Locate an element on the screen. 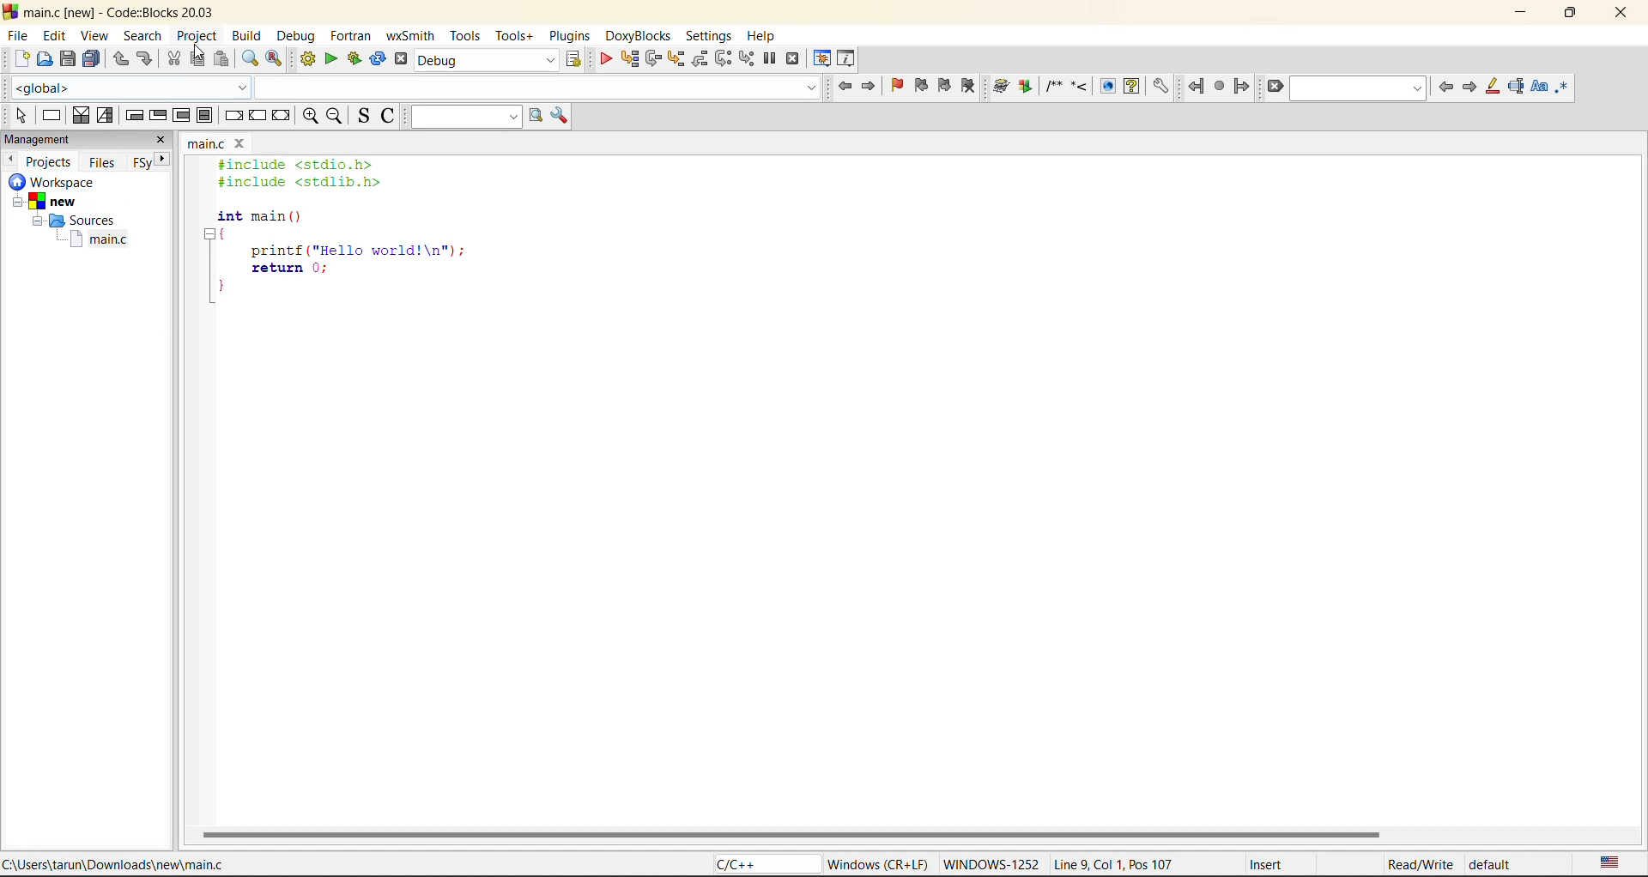 Image resolution: width=1648 pixels, height=877 pixels. close is located at coordinates (239, 143).